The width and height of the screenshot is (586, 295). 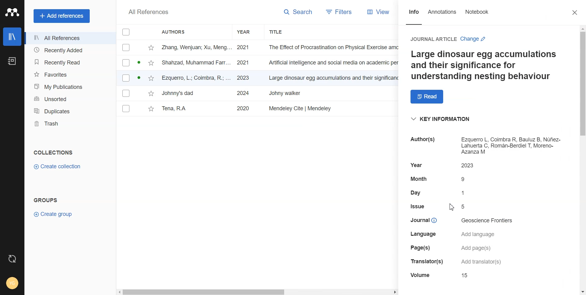 What do you see at coordinates (465, 275) in the screenshot?
I see `details` at bounding box center [465, 275].